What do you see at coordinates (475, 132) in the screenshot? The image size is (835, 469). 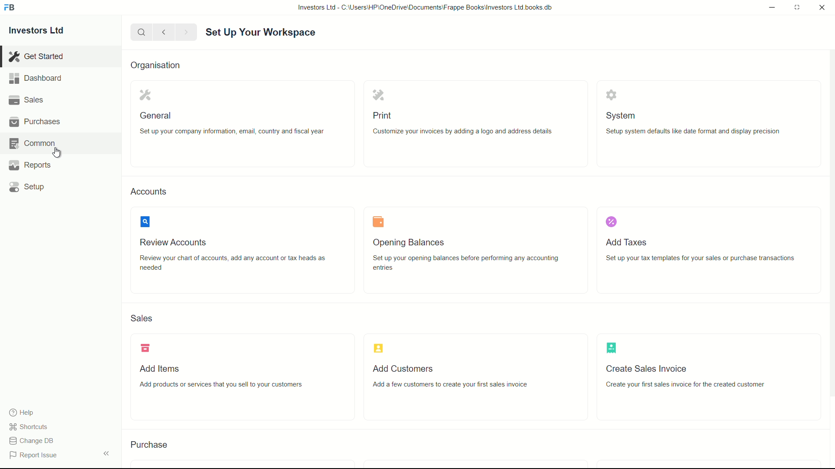 I see `Customize your invoices by adding a logo and address details` at bounding box center [475, 132].